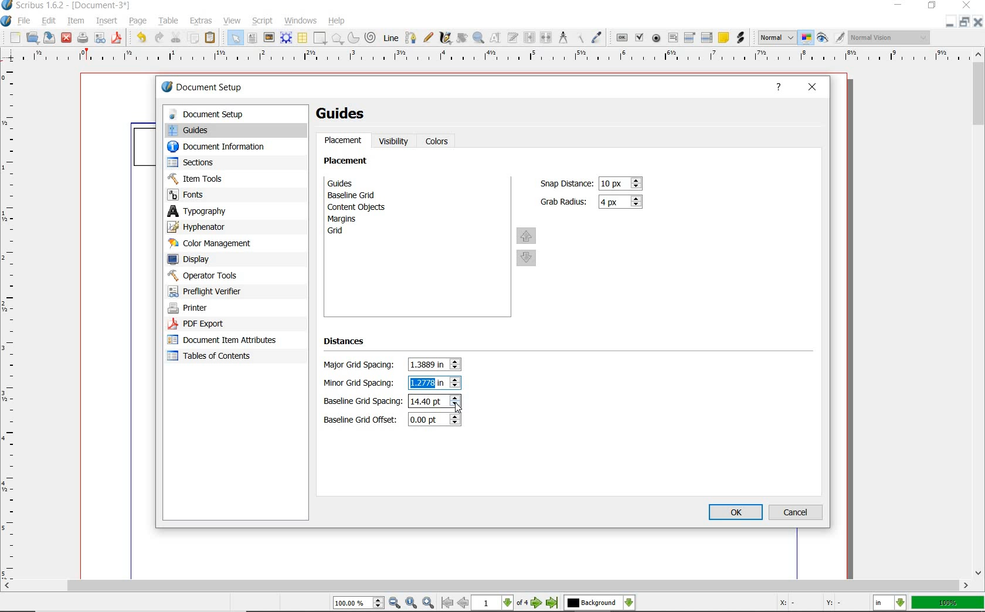 Image resolution: width=985 pixels, height=612 pixels. I want to click on printer, so click(224, 308).